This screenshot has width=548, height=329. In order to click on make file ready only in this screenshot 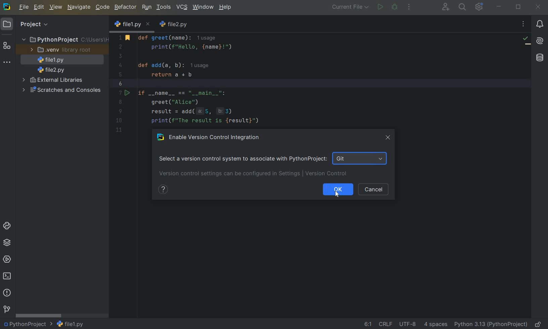, I will do `click(537, 324)`.